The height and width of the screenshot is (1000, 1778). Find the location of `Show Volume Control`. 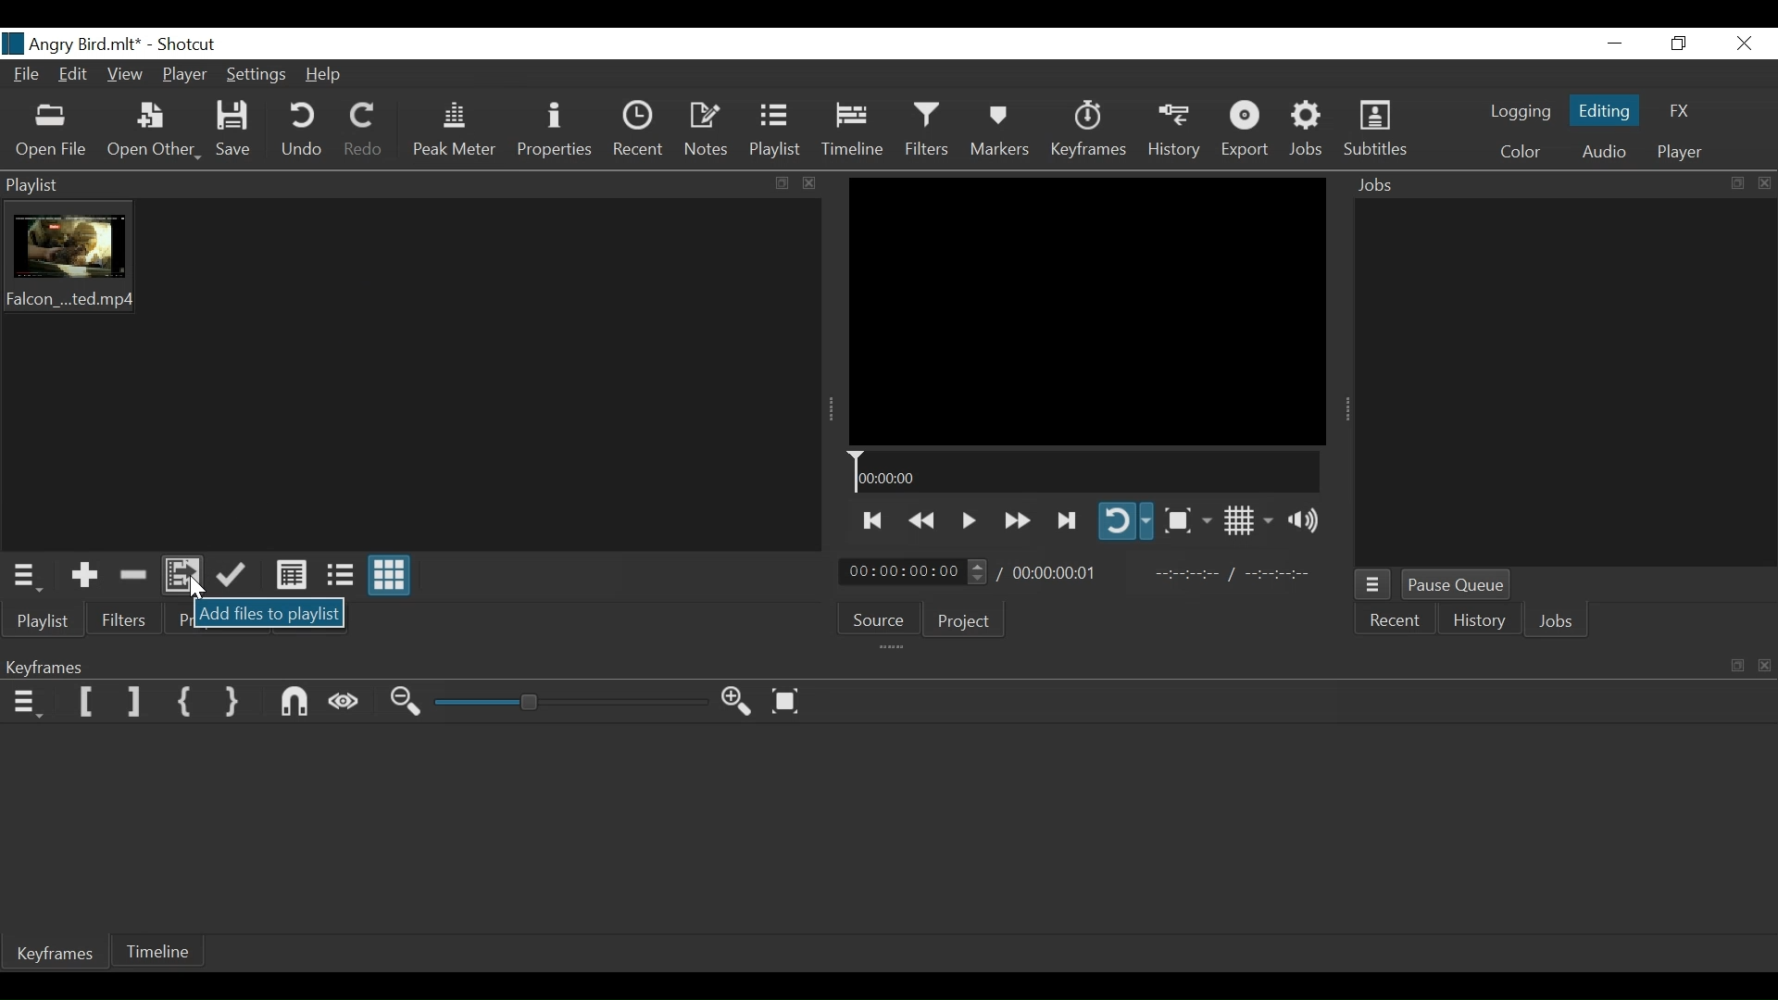

Show Volume Control is located at coordinates (1307, 521).